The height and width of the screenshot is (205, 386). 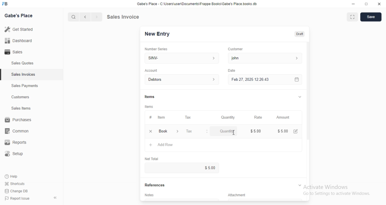 What do you see at coordinates (181, 79) in the screenshot?
I see `Debtors >` at bounding box center [181, 79].